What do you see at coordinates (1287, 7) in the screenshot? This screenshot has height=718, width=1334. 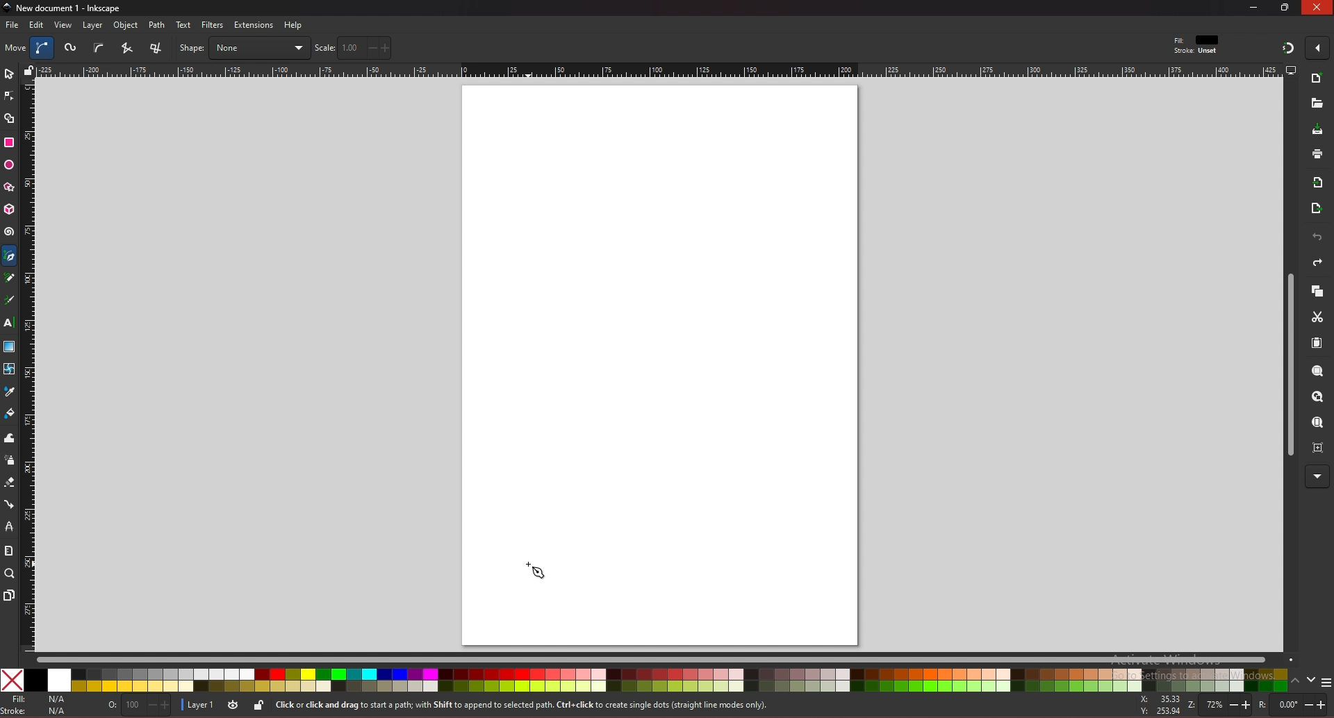 I see `resize` at bounding box center [1287, 7].